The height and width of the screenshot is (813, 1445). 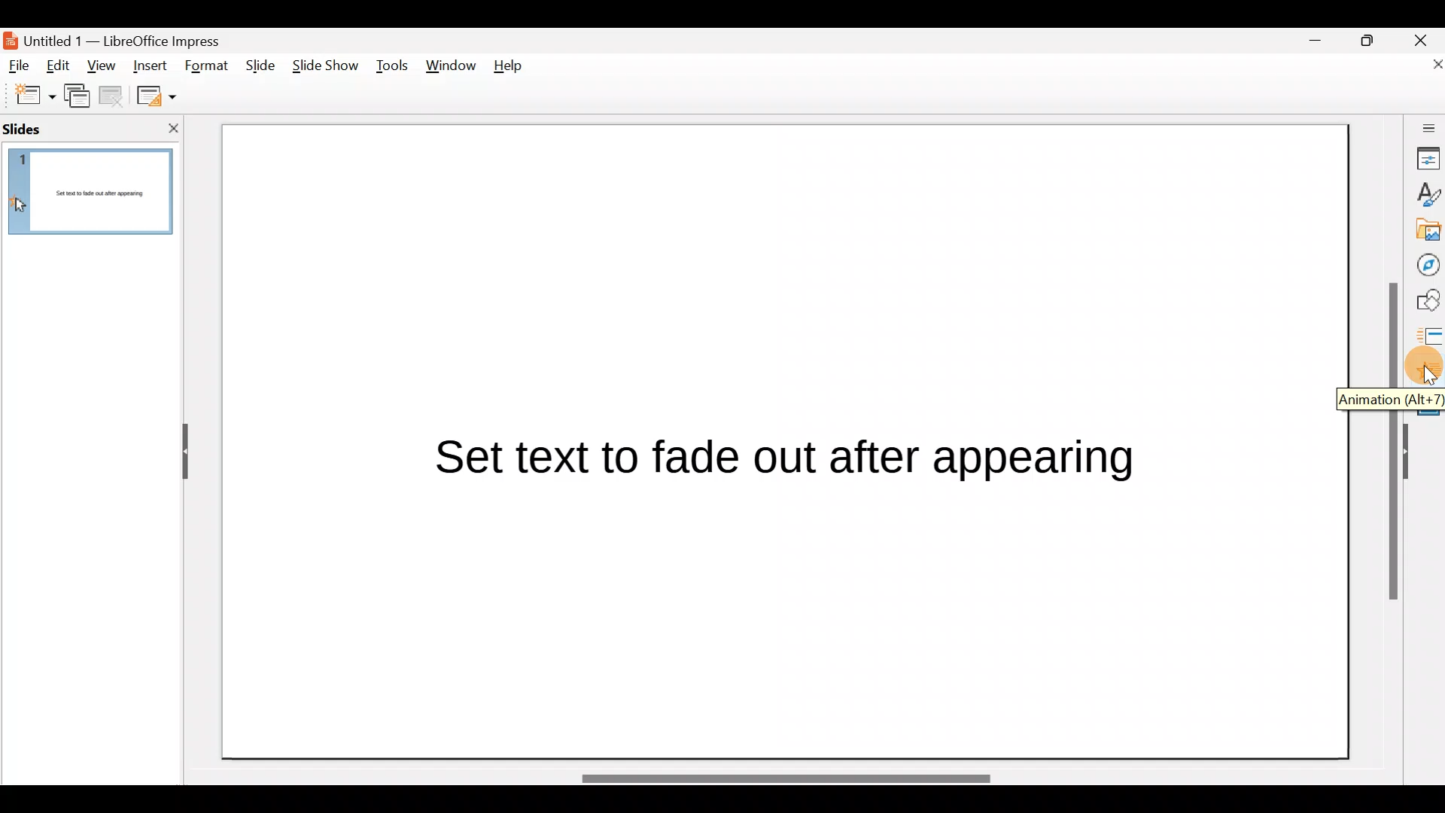 What do you see at coordinates (324, 69) in the screenshot?
I see `Slide show` at bounding box center [324, 69].